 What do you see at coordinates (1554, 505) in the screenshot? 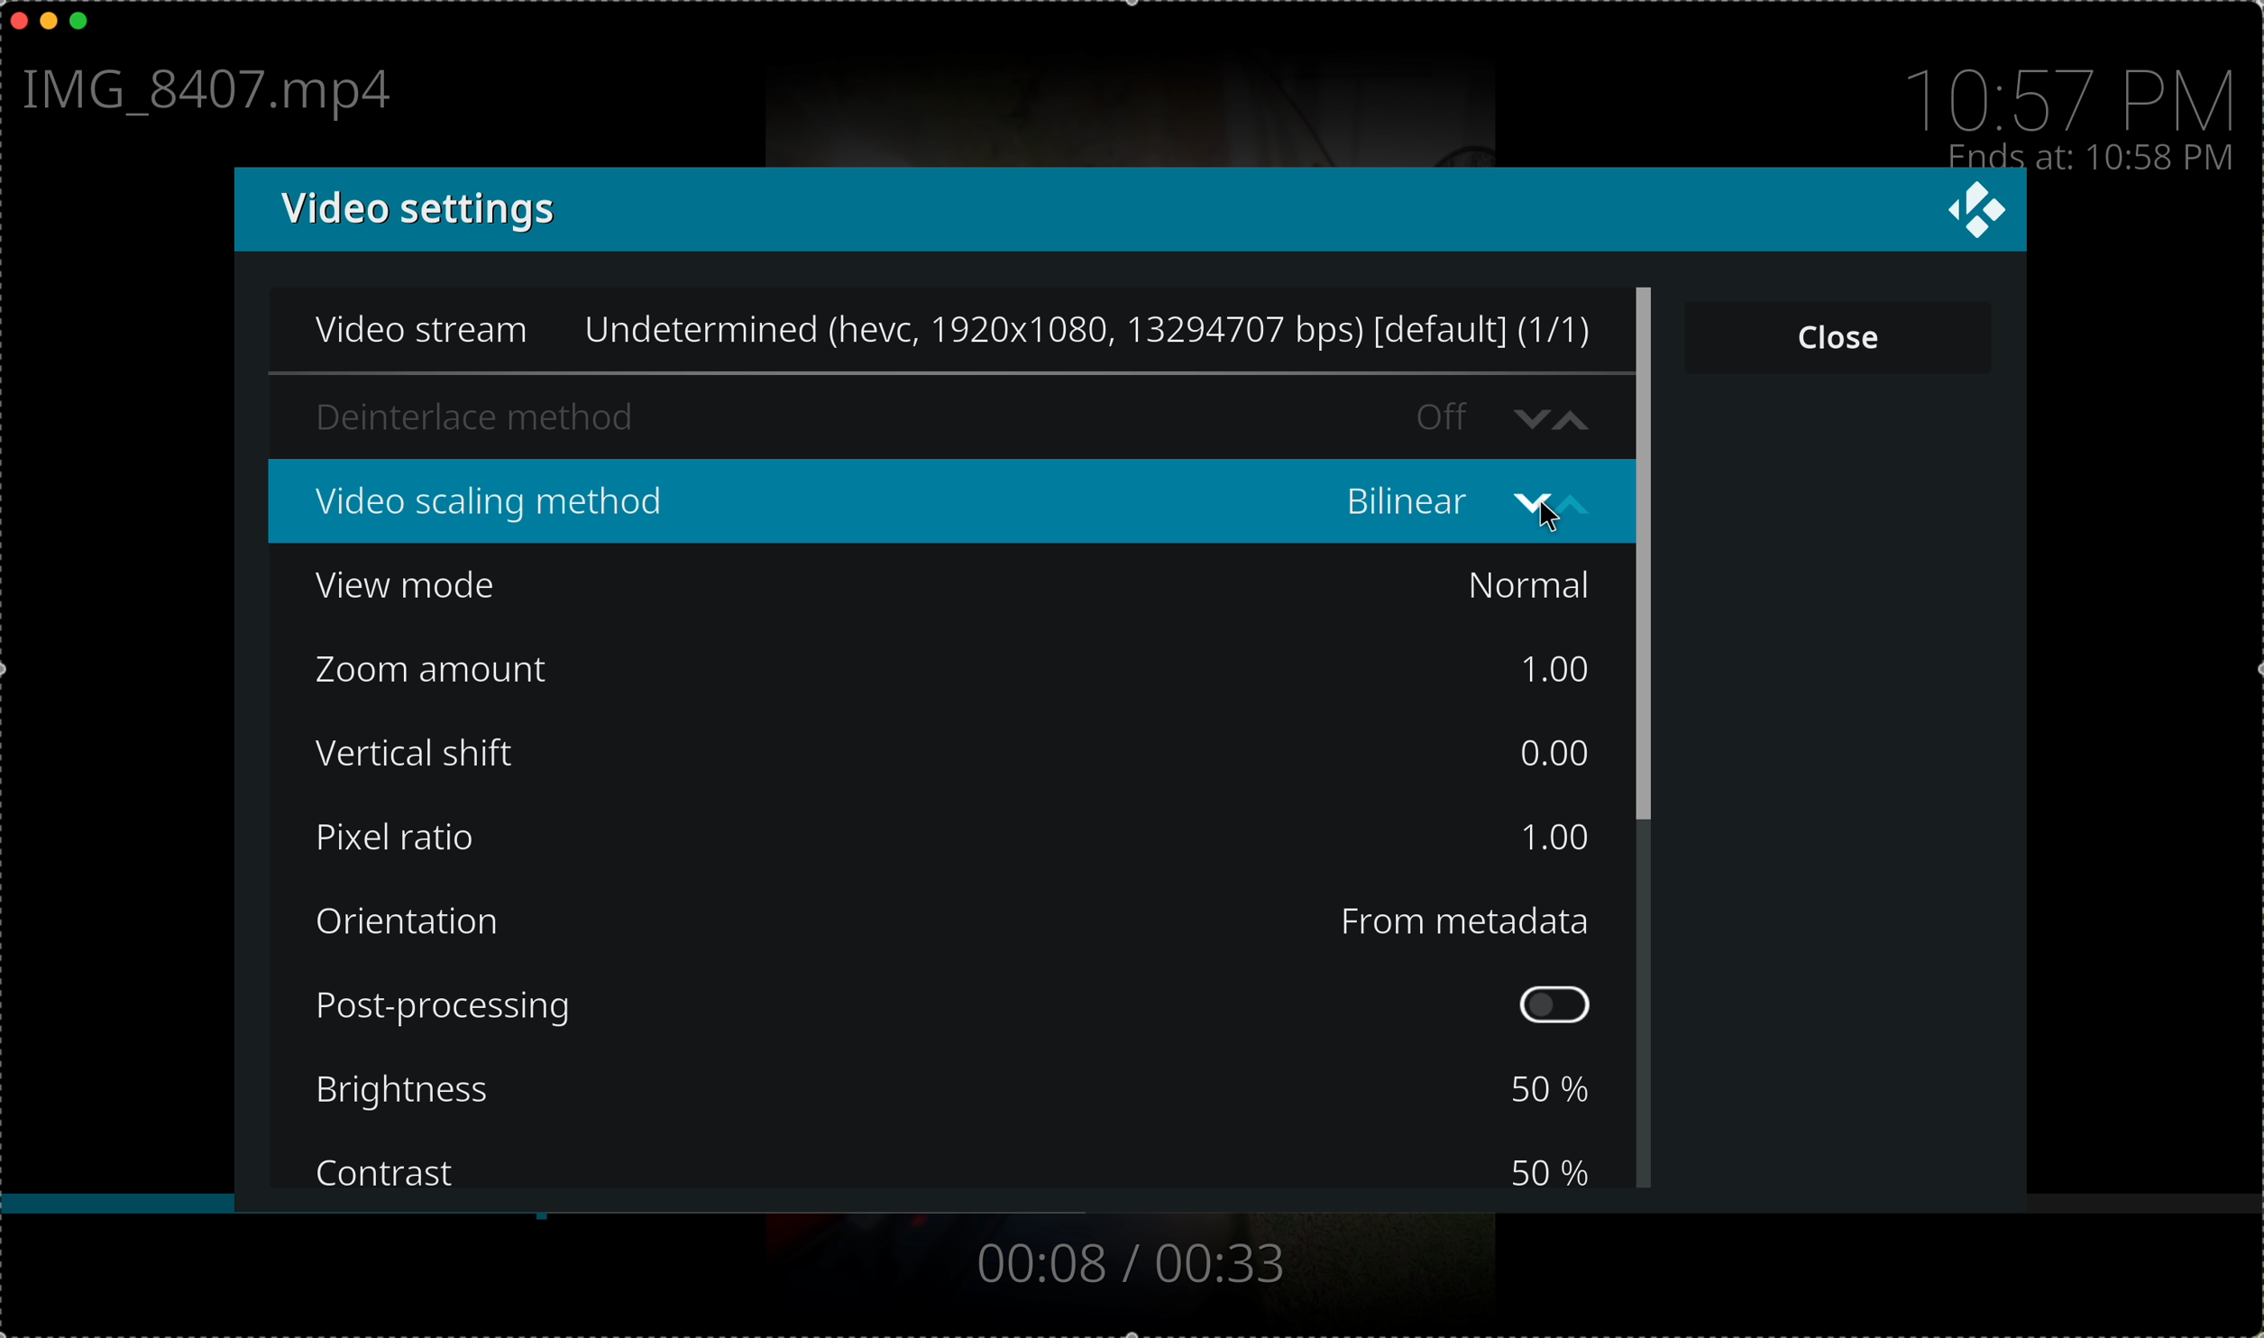
I see `change value` at bounding box center [1554, 505].